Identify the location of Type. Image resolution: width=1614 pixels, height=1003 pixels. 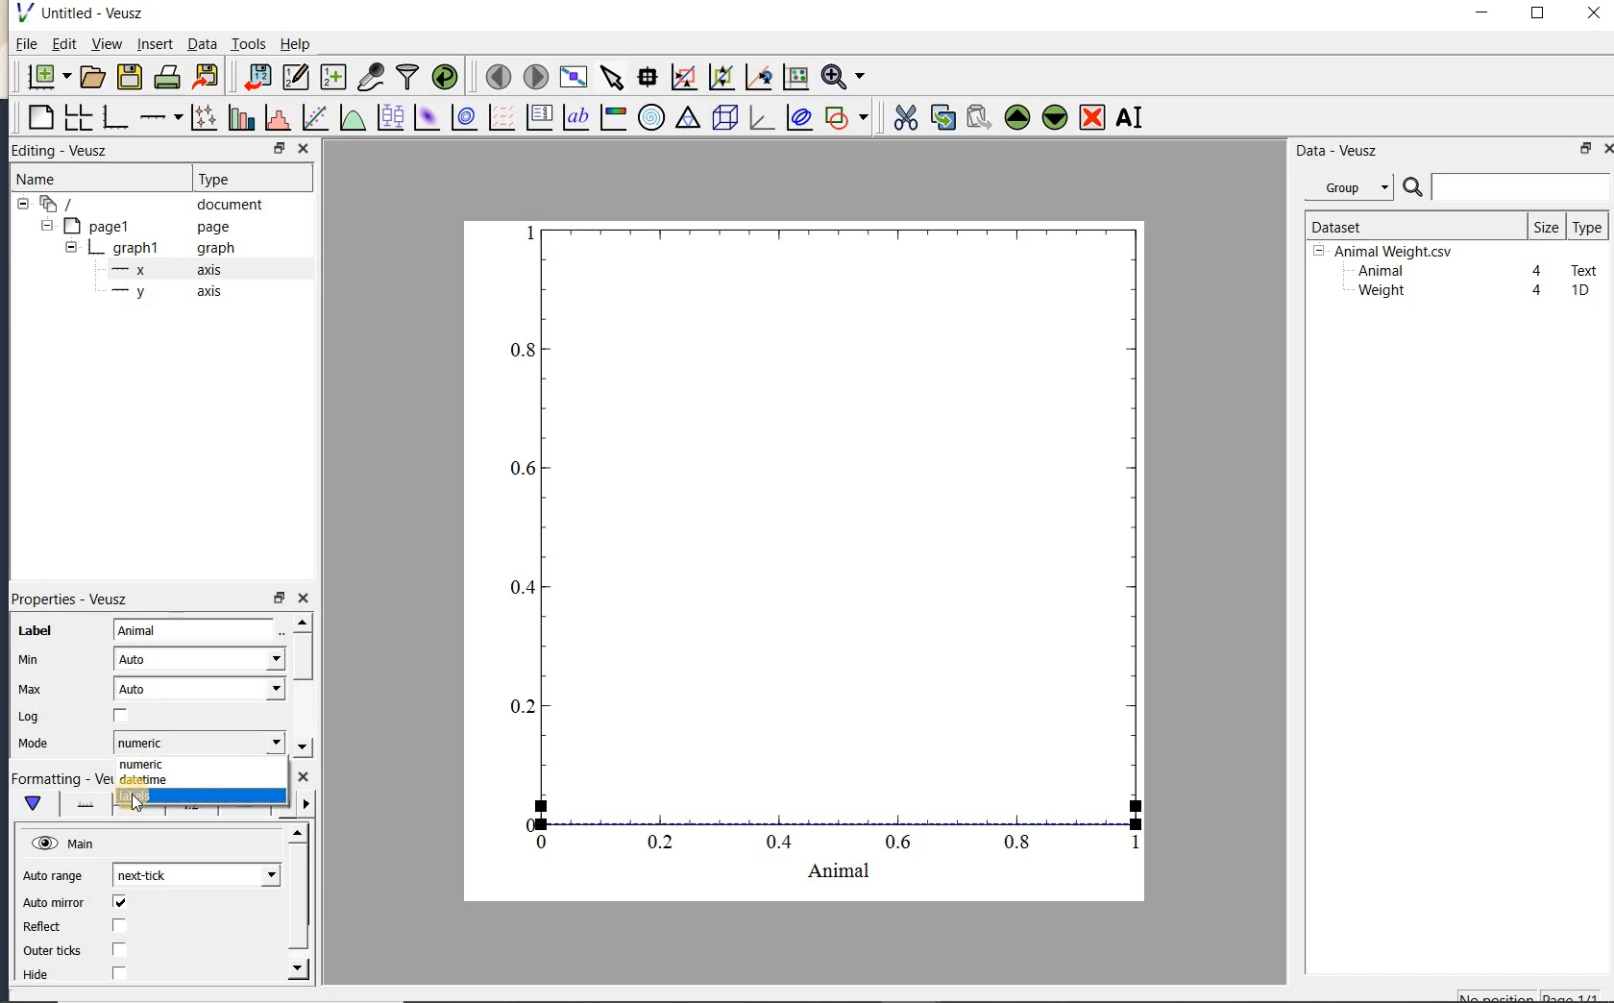
(248, 177).